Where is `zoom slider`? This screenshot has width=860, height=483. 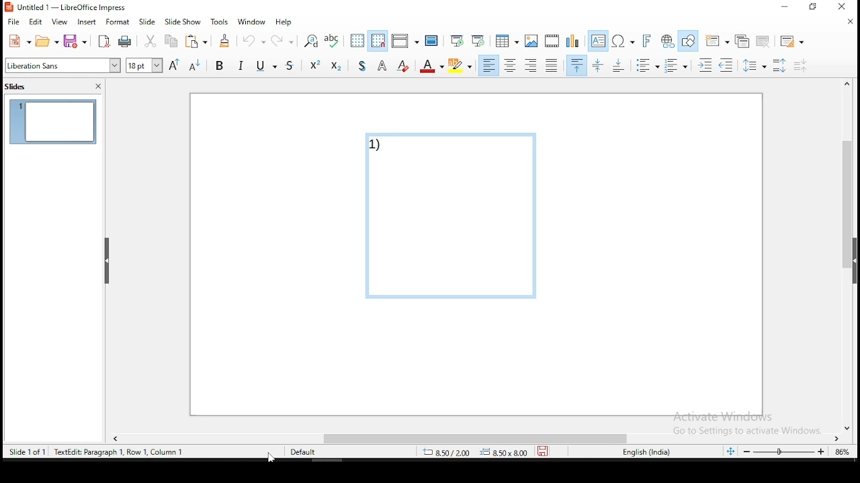
zoom slider is located at coordinates (784, 451).